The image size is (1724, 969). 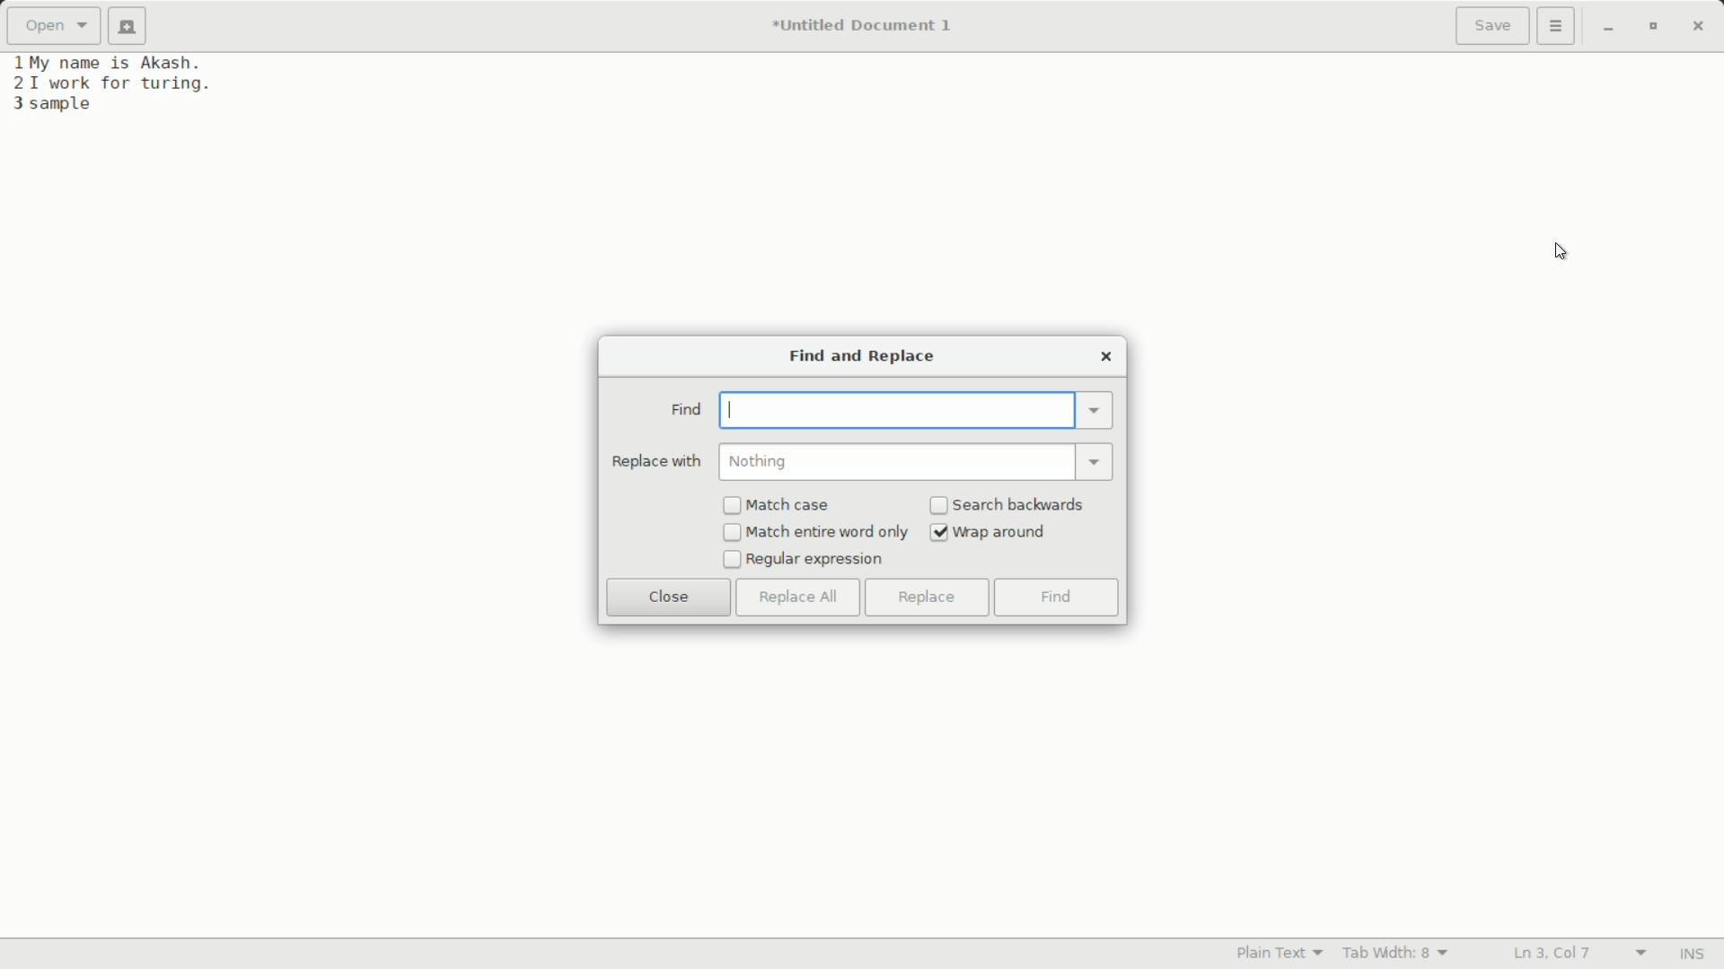 I want to click on replace, so click(x=925, y=598).